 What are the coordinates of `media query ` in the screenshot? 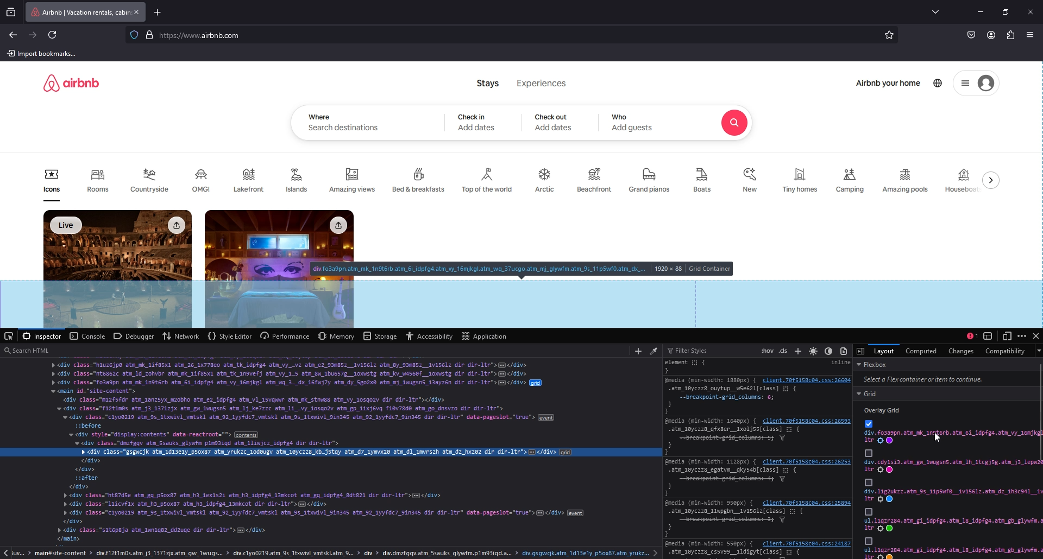 It's located at (712, 421).